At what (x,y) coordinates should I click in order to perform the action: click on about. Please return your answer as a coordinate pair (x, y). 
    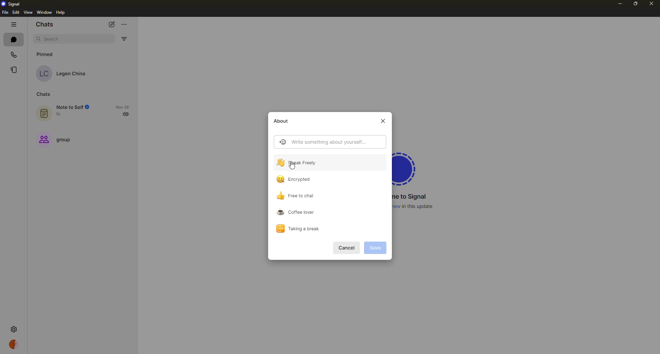
    Looking at the image, I should click on (283, 121).